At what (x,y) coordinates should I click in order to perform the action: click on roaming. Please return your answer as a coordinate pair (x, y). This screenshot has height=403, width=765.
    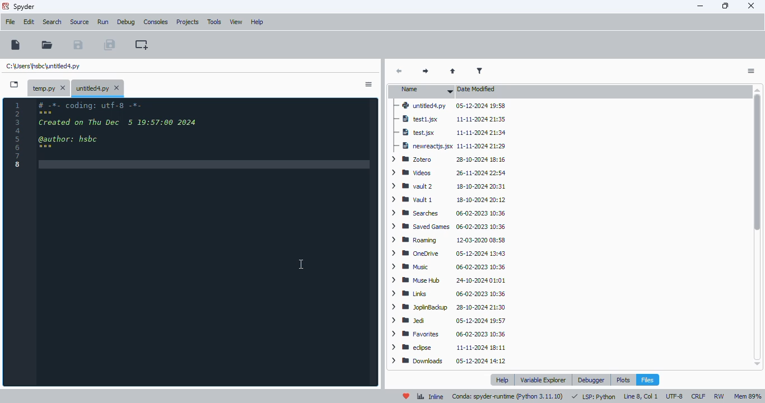
    Looking at the image, I should click on (418, 238).